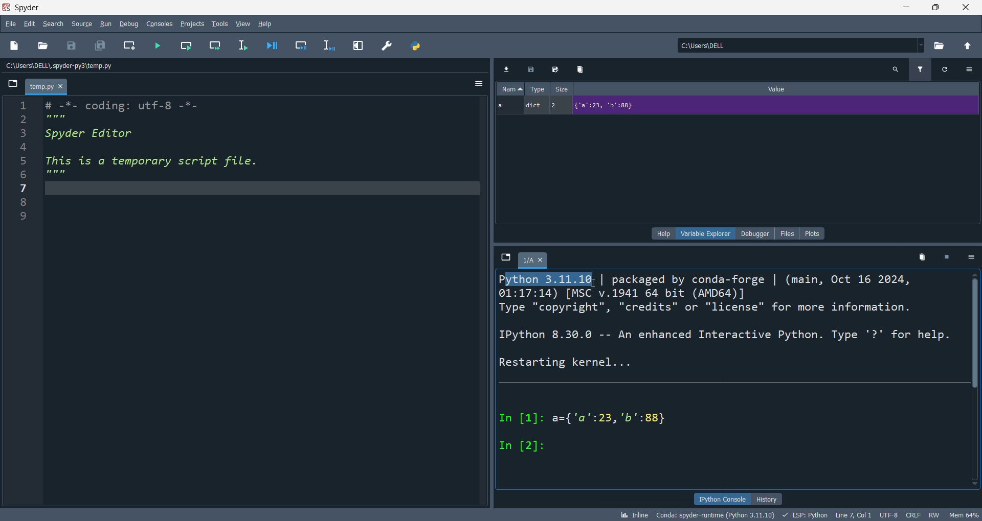 The width and height of the screenshot is (982, 521). Describe the element at coordinates (887, 515) in the screenshot. I see `UTF-8` at that location.